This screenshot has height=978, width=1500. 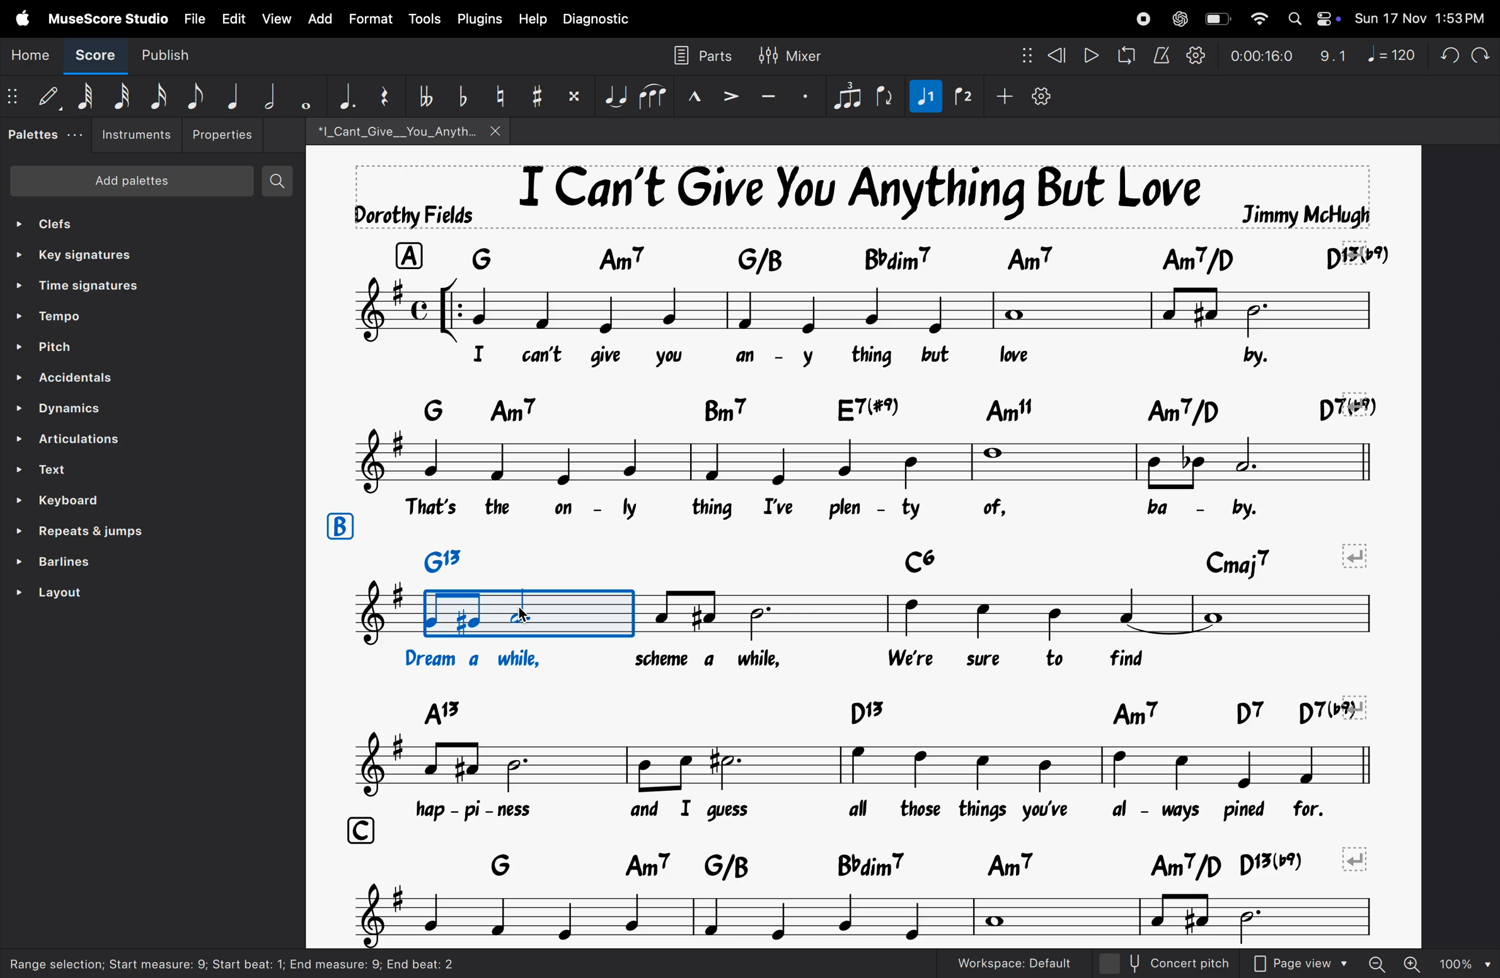 I want to click on tenuto, so click(x=771, y=93).